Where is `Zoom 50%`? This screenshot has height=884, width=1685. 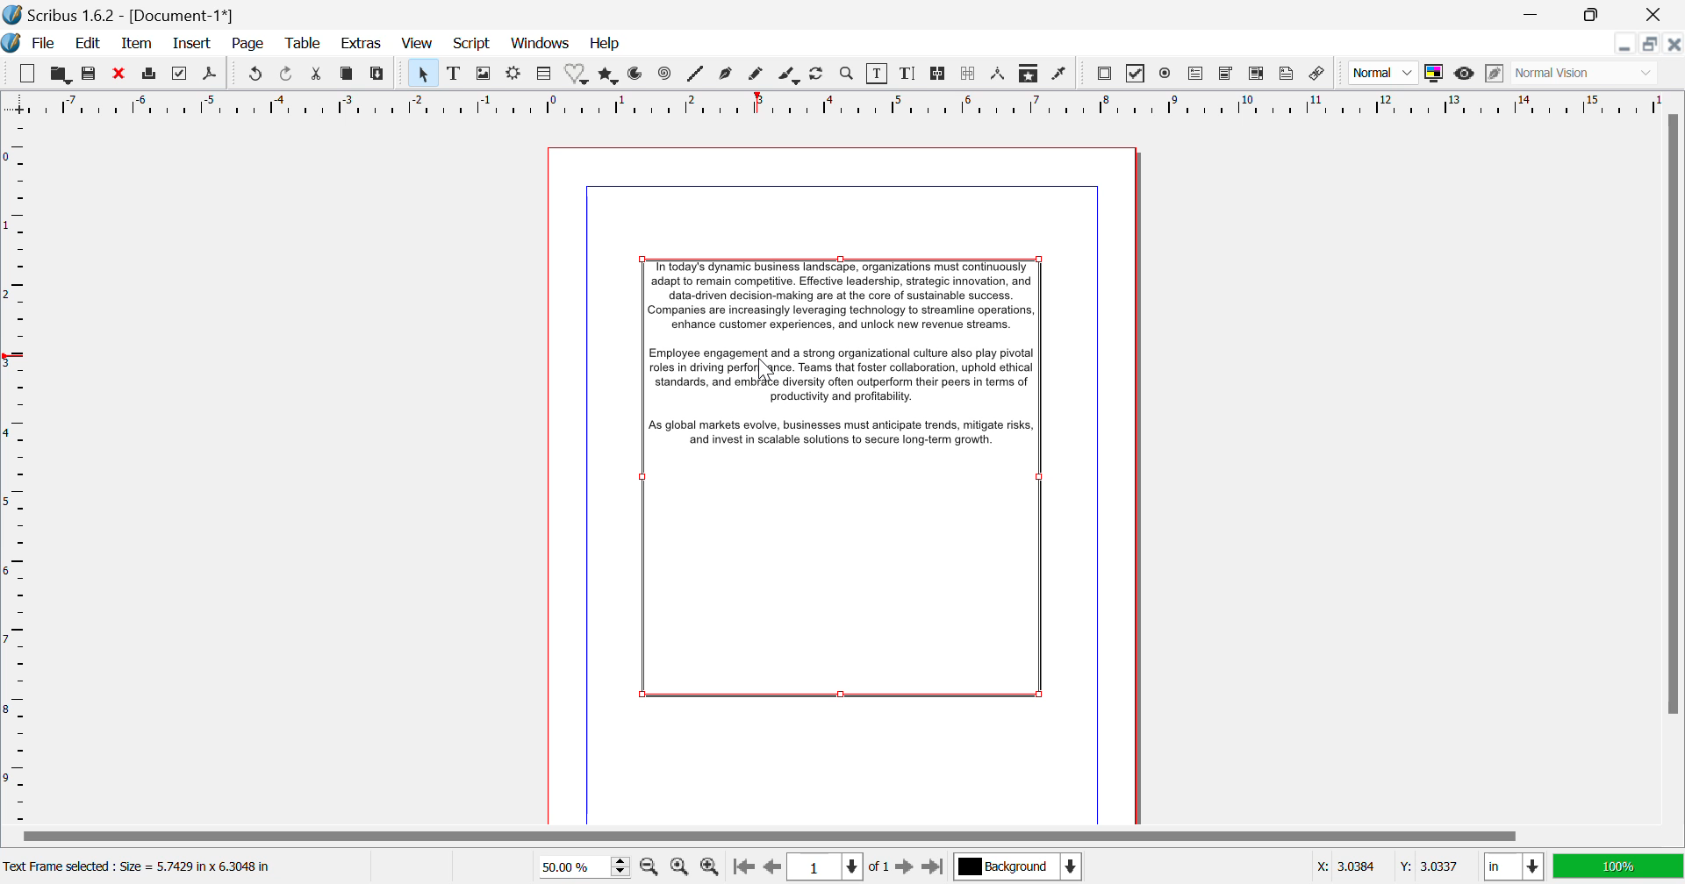
Zoom 50% is located at coordinates (583, 865).